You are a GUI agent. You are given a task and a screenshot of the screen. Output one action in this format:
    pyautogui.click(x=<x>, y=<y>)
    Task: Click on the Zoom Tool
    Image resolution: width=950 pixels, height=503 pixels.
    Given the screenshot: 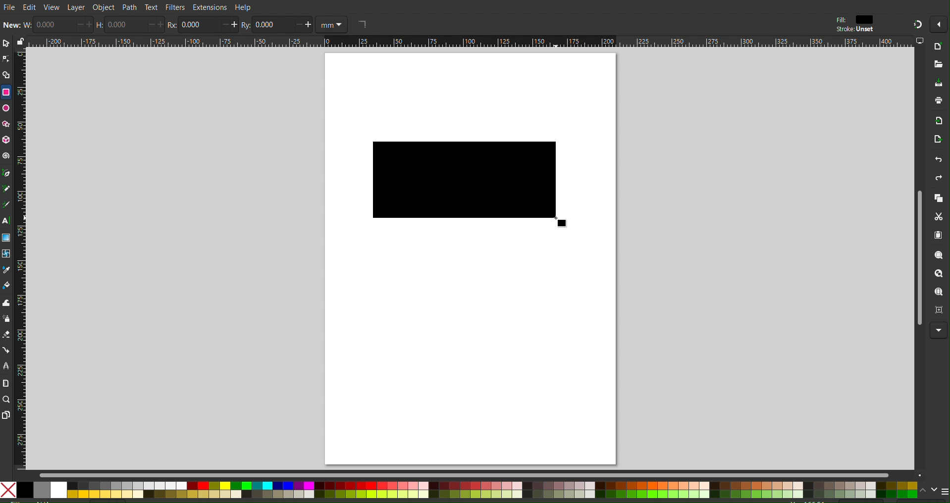 What is the action you would take?
    pyautogui.click(x=6, y=399)
    